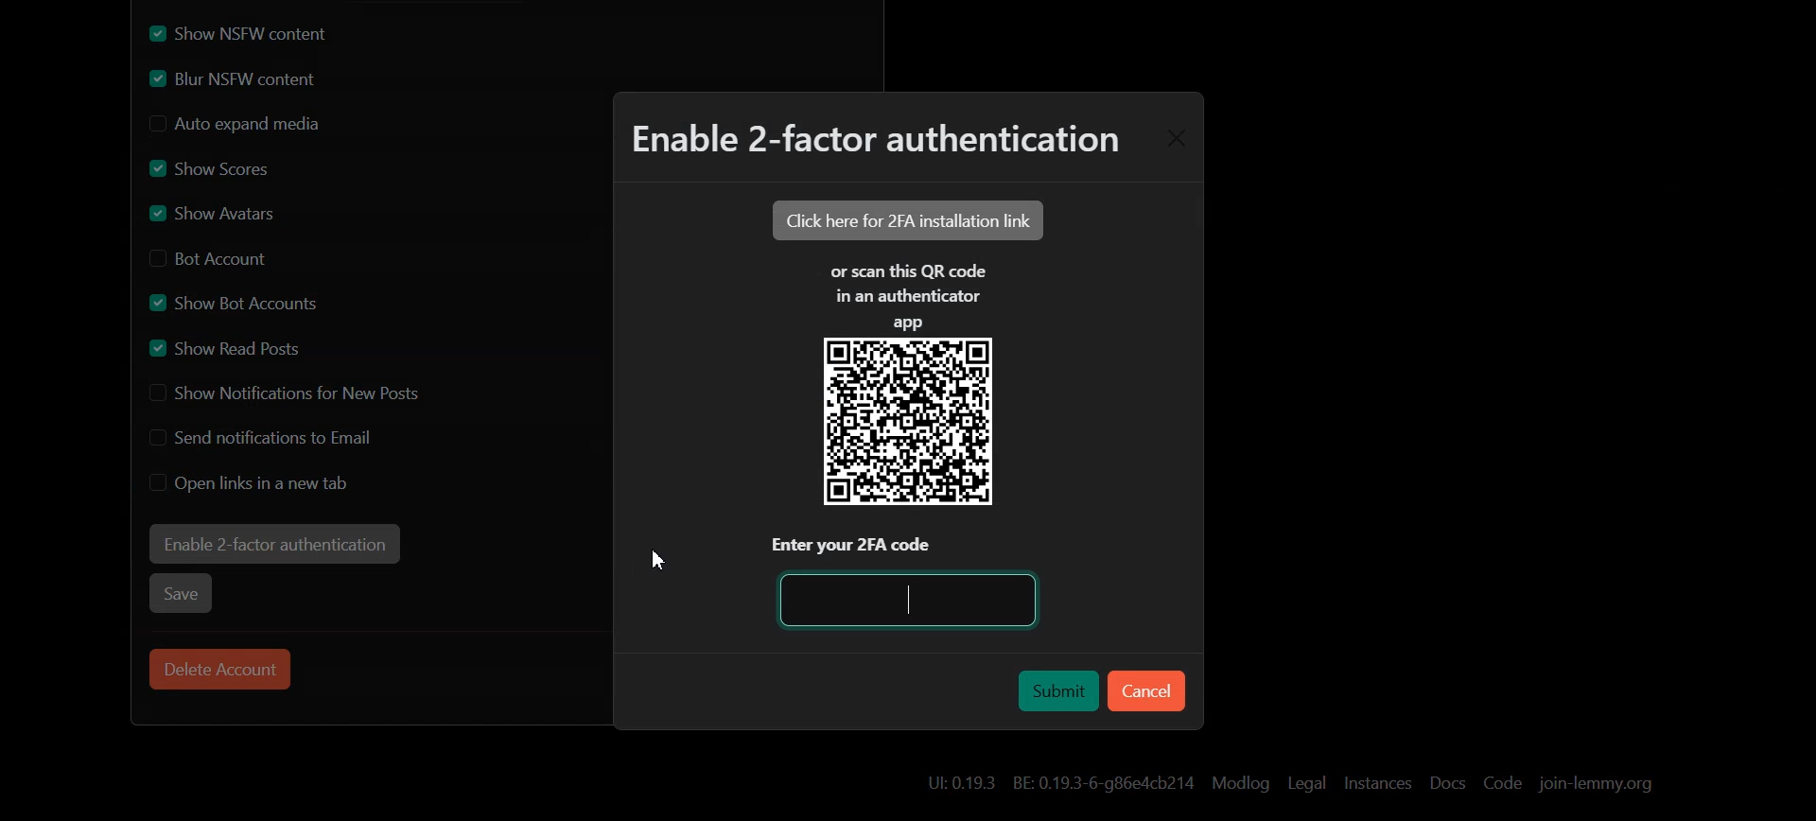 The image size is (1816, 821). I want to click on Enter 2FA code, so click(910, 546).